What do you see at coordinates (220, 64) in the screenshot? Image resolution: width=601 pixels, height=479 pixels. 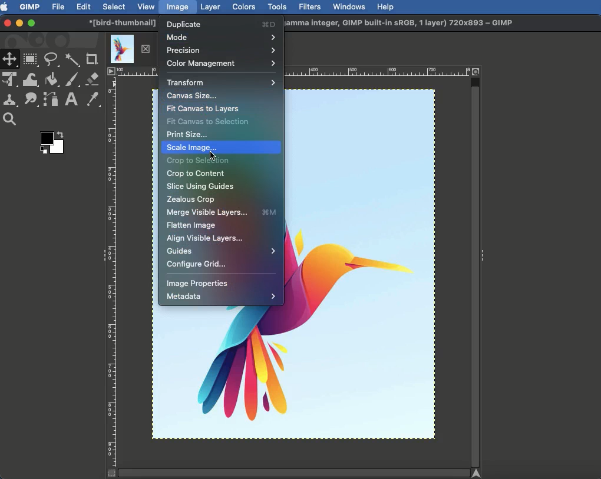 I see `Color management` at bounding box center [220, 64].